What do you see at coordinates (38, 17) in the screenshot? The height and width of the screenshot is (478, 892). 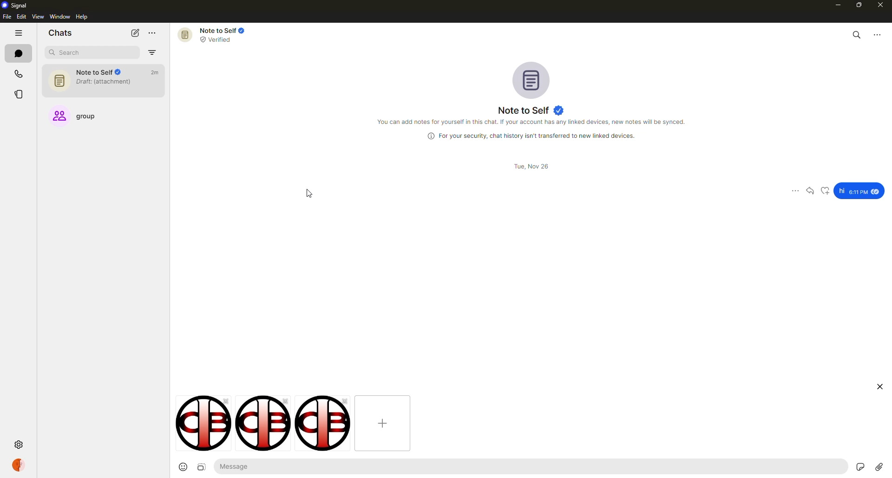 I see `view` at bounding box center [38, 17].